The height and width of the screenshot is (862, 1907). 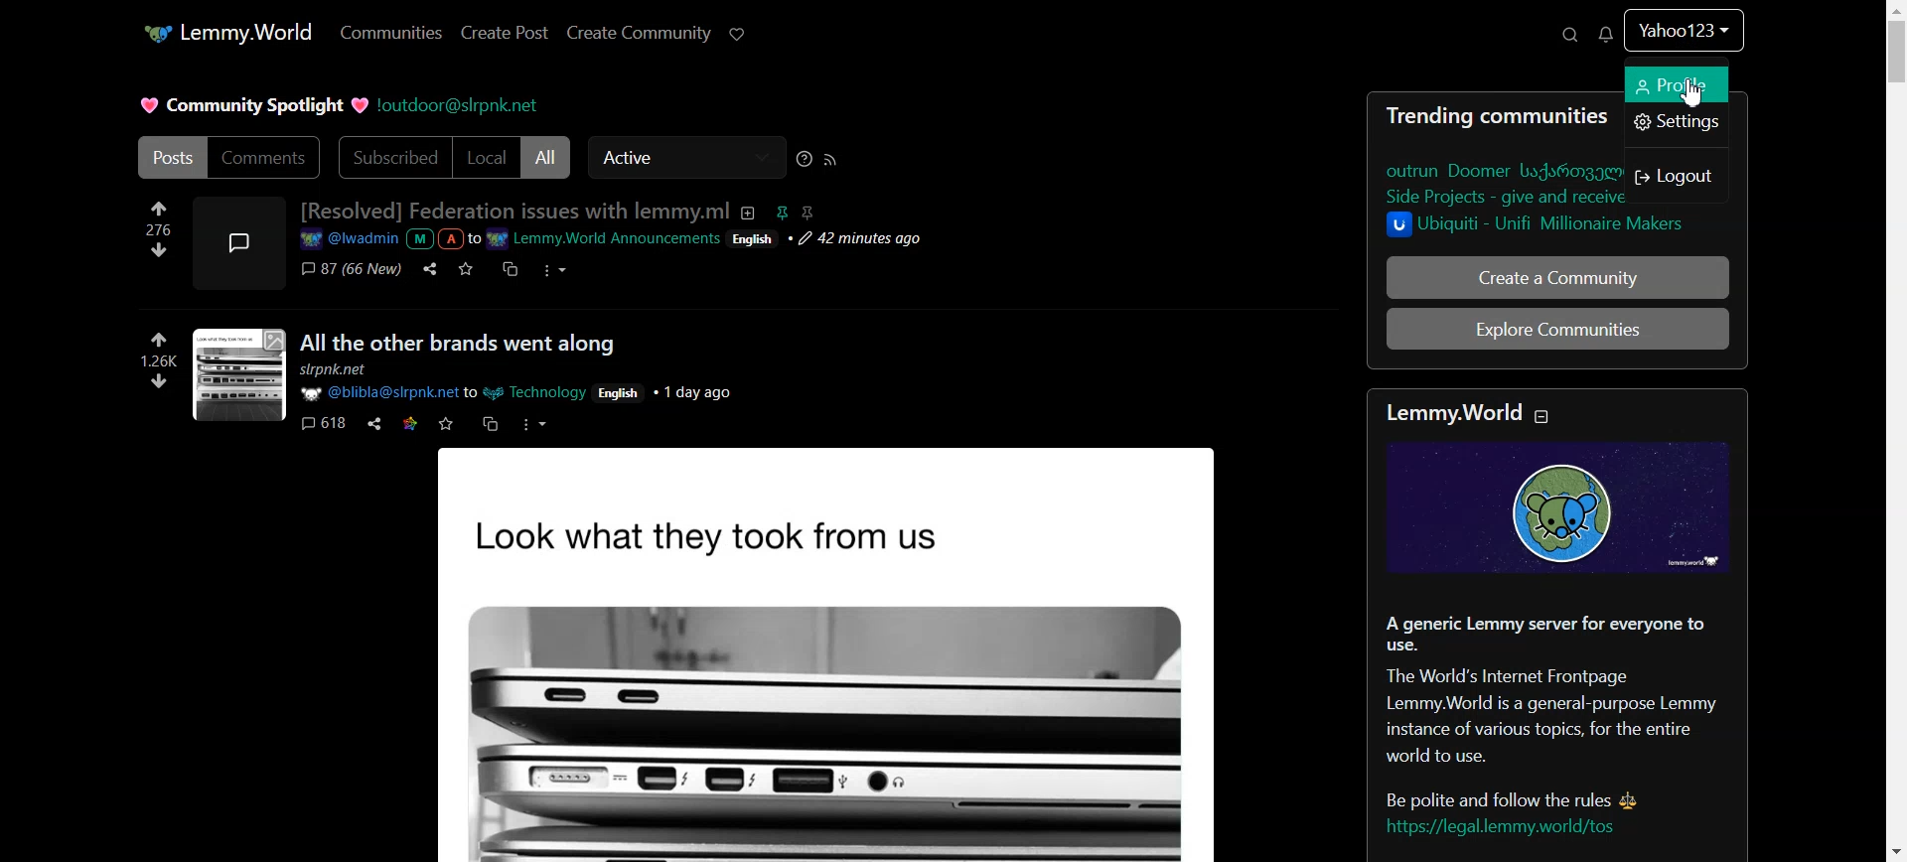 I want to click on more actions, so click(x=535, y=424).